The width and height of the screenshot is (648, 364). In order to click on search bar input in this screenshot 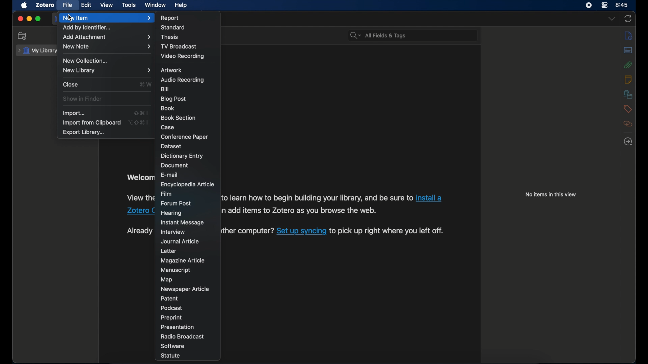, I will do `click(421, 36)`.